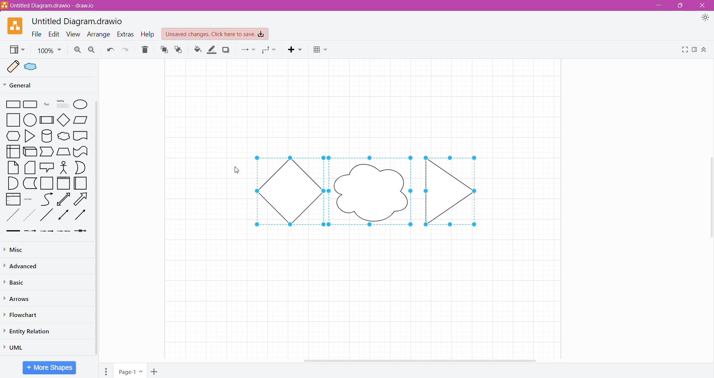 The image size is (714, 378). I want to click on Undo, so click(110, 51).